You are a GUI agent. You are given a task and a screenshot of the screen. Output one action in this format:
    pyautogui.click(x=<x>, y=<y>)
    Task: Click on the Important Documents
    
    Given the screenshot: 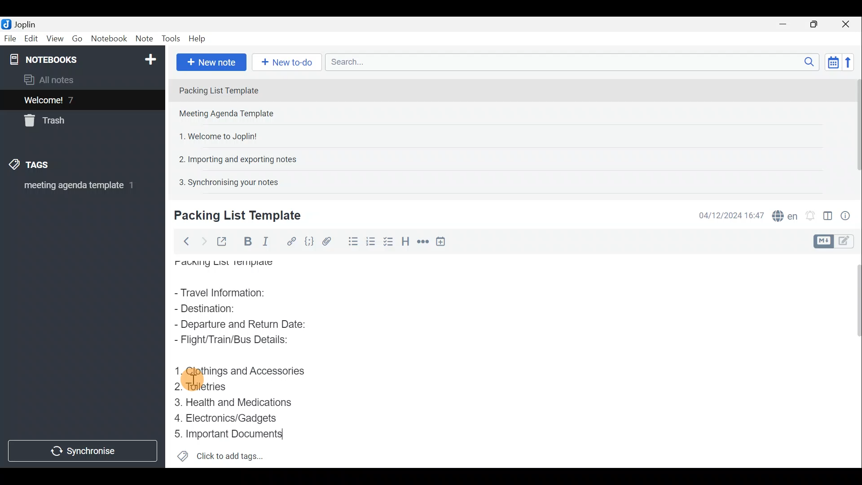 What is the action you would take?
    pyautogui.click(x=232, y=435)
    